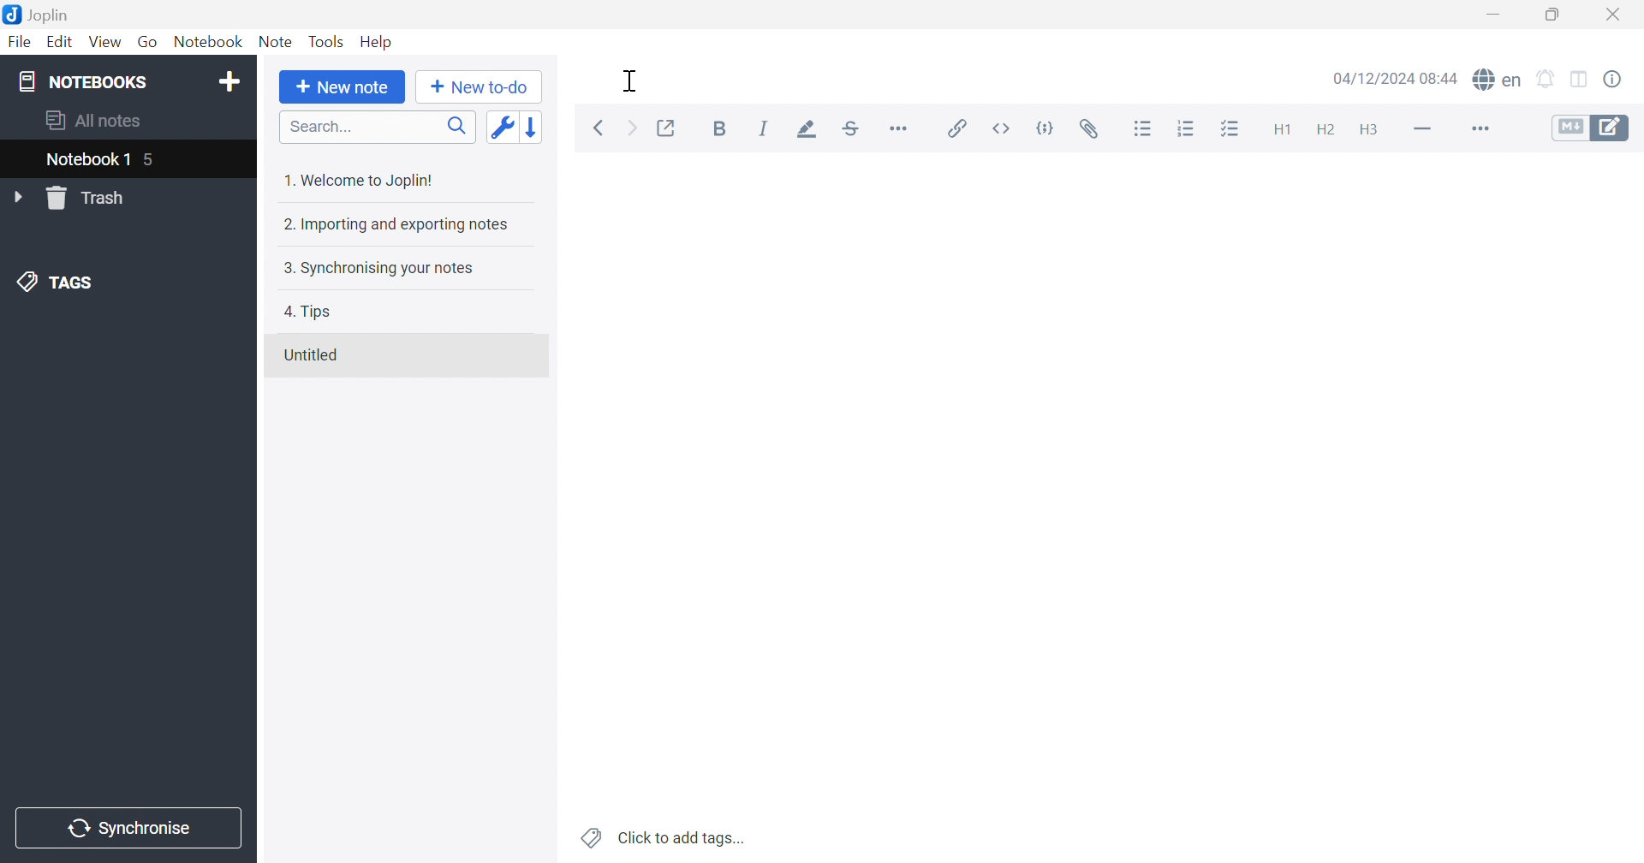  What do you see at coordinates (1145, 131) in the screenshot?
I see `Bulleted list` at bounding box center [1145, 131].